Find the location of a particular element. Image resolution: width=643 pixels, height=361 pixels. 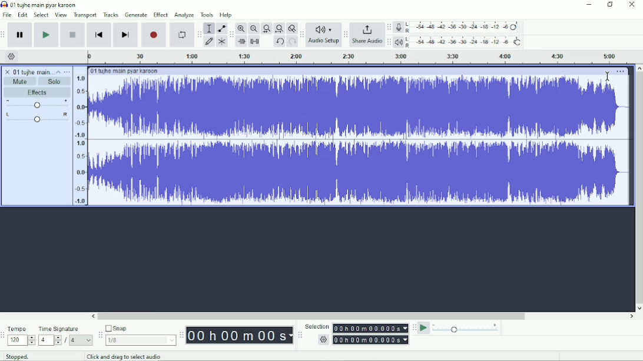

Record is located at coordinates (154, 35).